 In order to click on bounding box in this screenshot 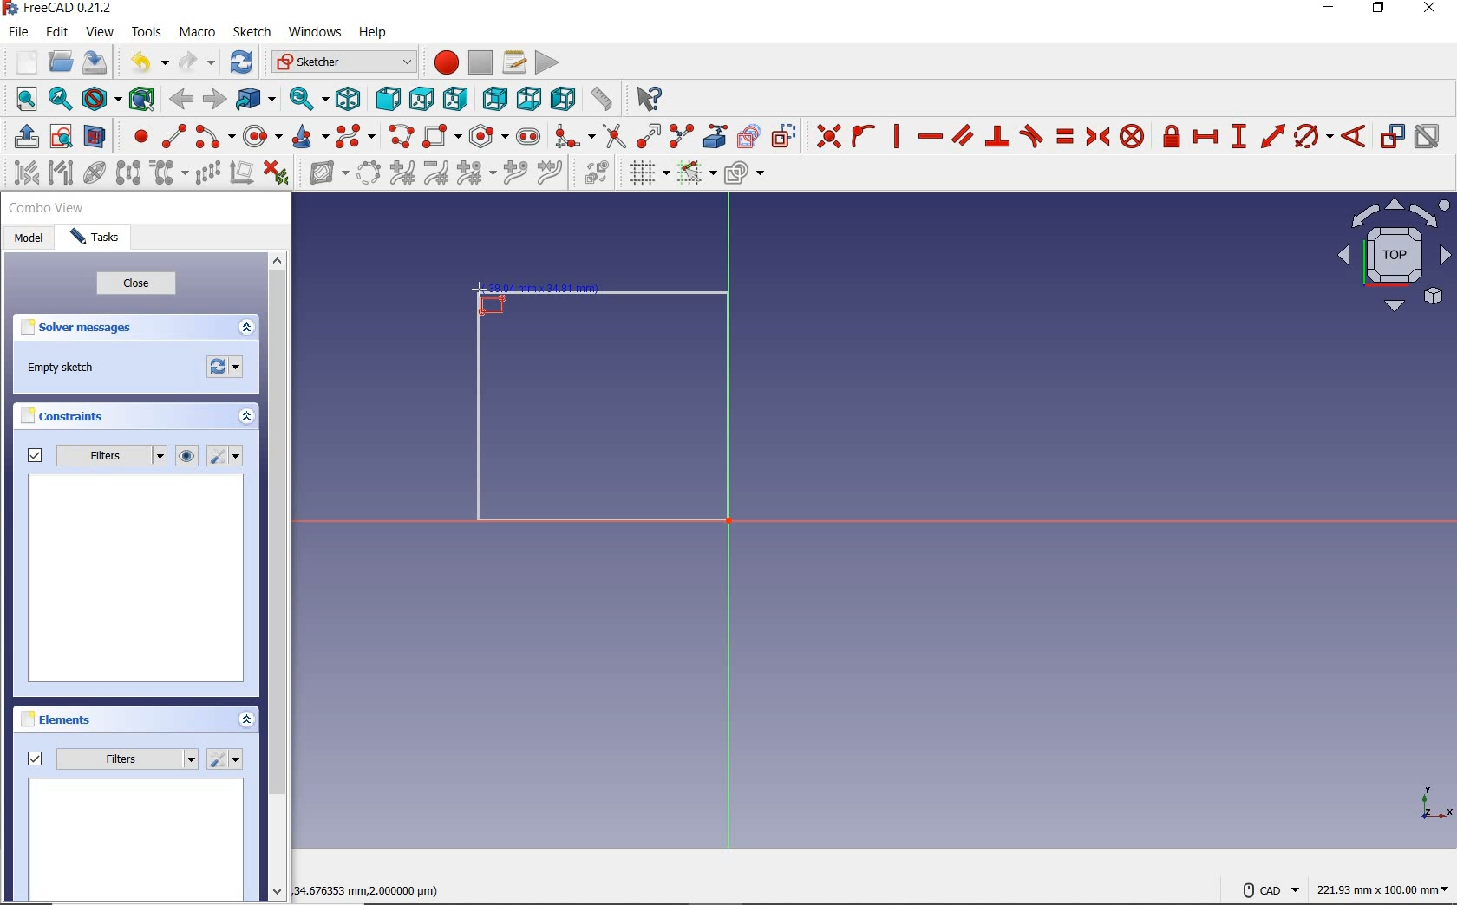, I will do `click(139, 98)`.